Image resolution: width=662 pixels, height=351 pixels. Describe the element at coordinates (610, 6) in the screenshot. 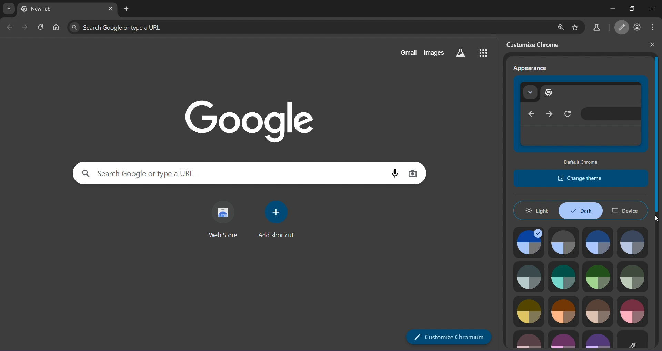

I see `minimize` at that location.